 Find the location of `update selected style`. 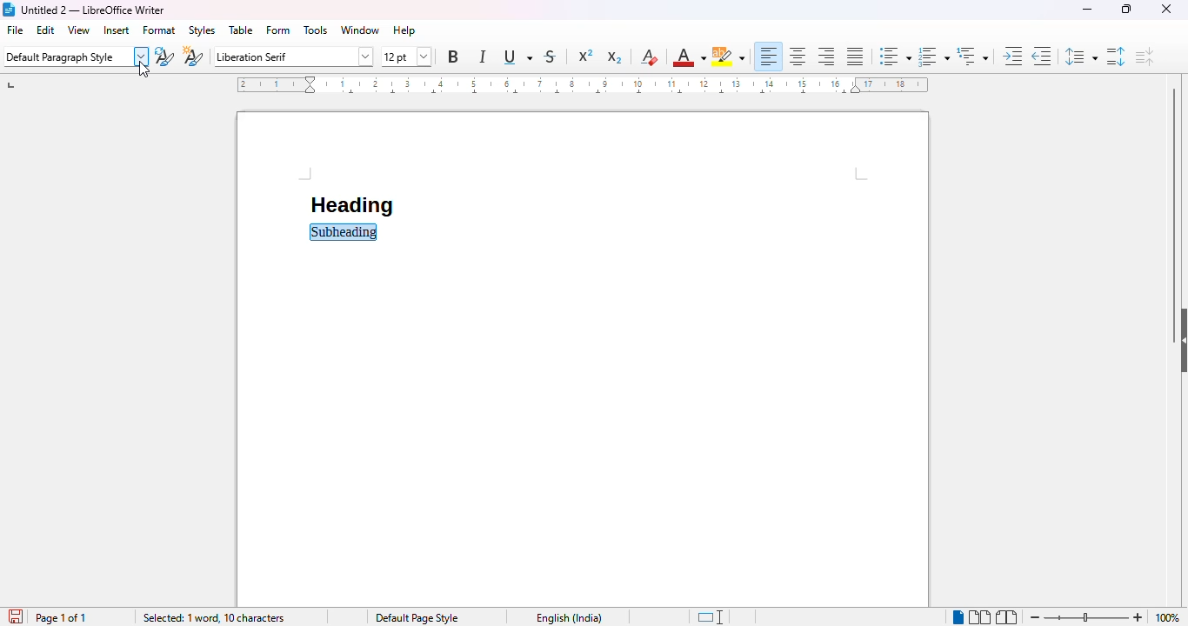

update selected style is located at coordinates (164, 57).